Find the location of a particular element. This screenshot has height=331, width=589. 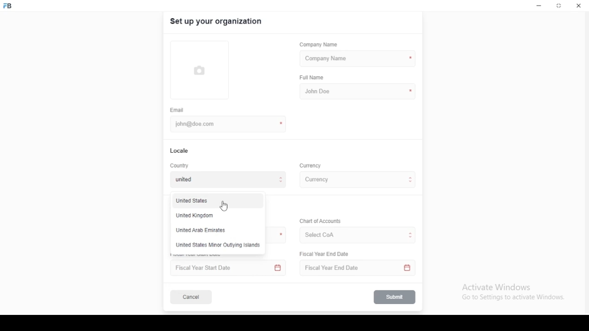

United States Minor Outlying Isiands is located at coordinates (218, 245).